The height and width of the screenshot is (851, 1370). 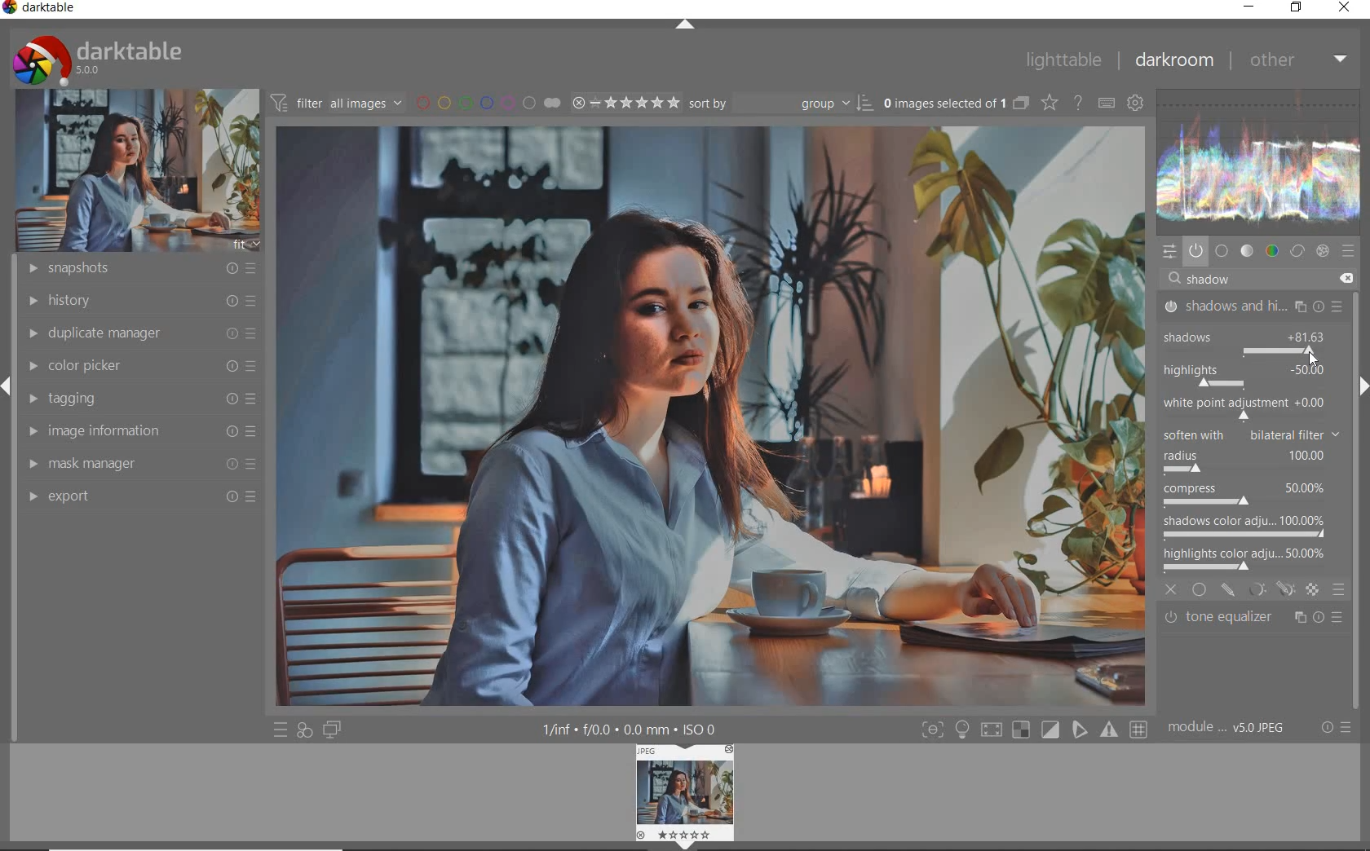 What do you see at coordinates (1253, 620) in the screenshot?
I see `tone equalizer` at bounding box center [1253, 620].